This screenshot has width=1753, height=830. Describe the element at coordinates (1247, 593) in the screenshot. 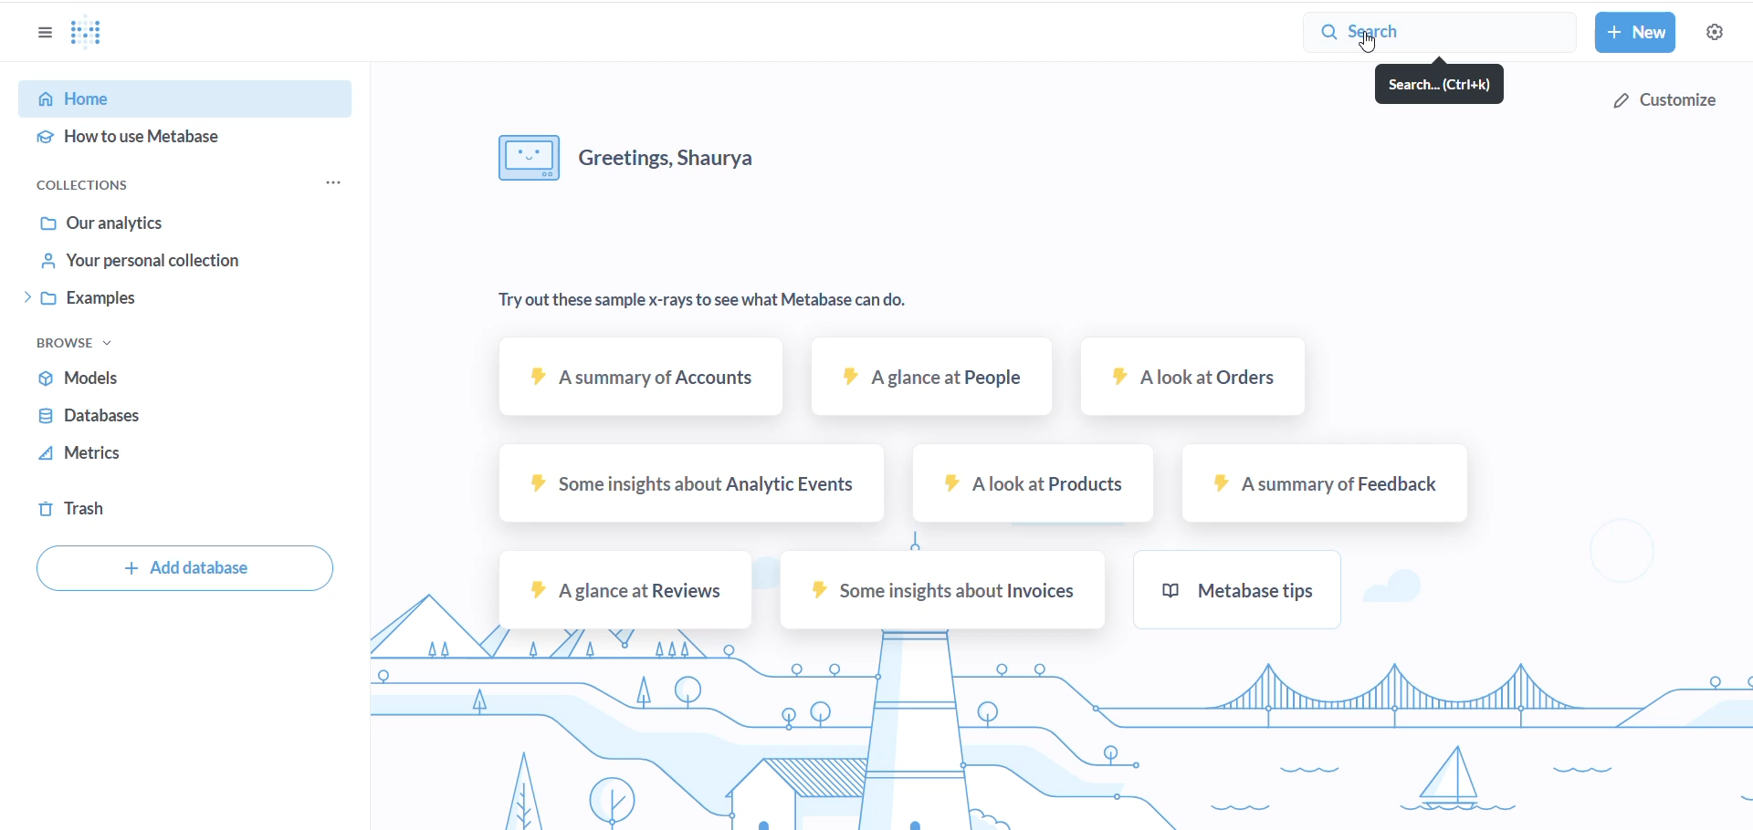

I see `metabase tips ` at that location.